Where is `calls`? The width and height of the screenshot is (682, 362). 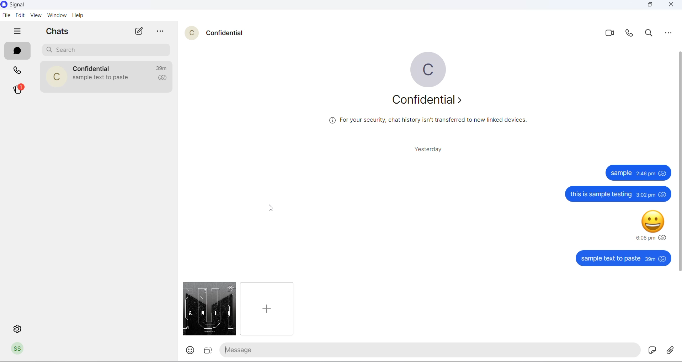
calls is located at coordinates (20, 71).